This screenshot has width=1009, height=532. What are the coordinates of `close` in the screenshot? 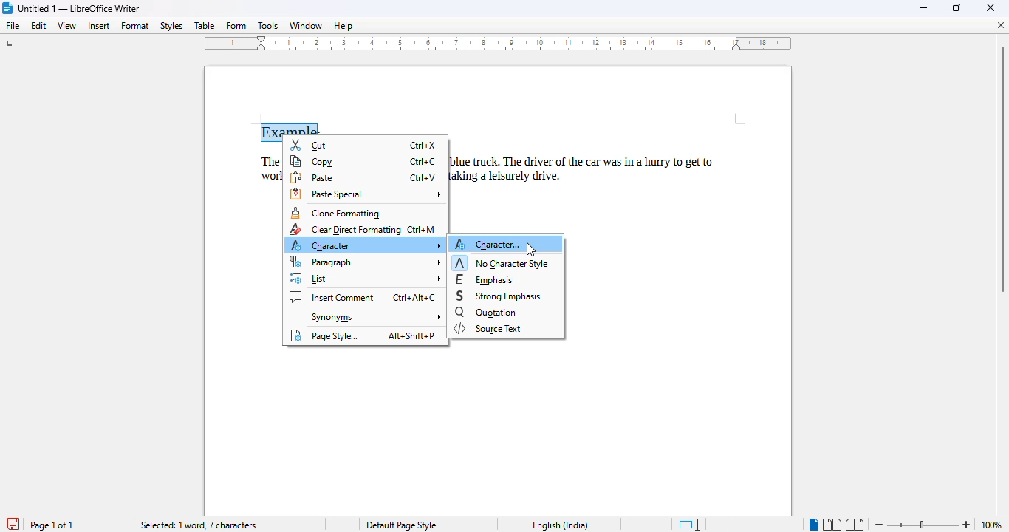 It's located at (990, 8).